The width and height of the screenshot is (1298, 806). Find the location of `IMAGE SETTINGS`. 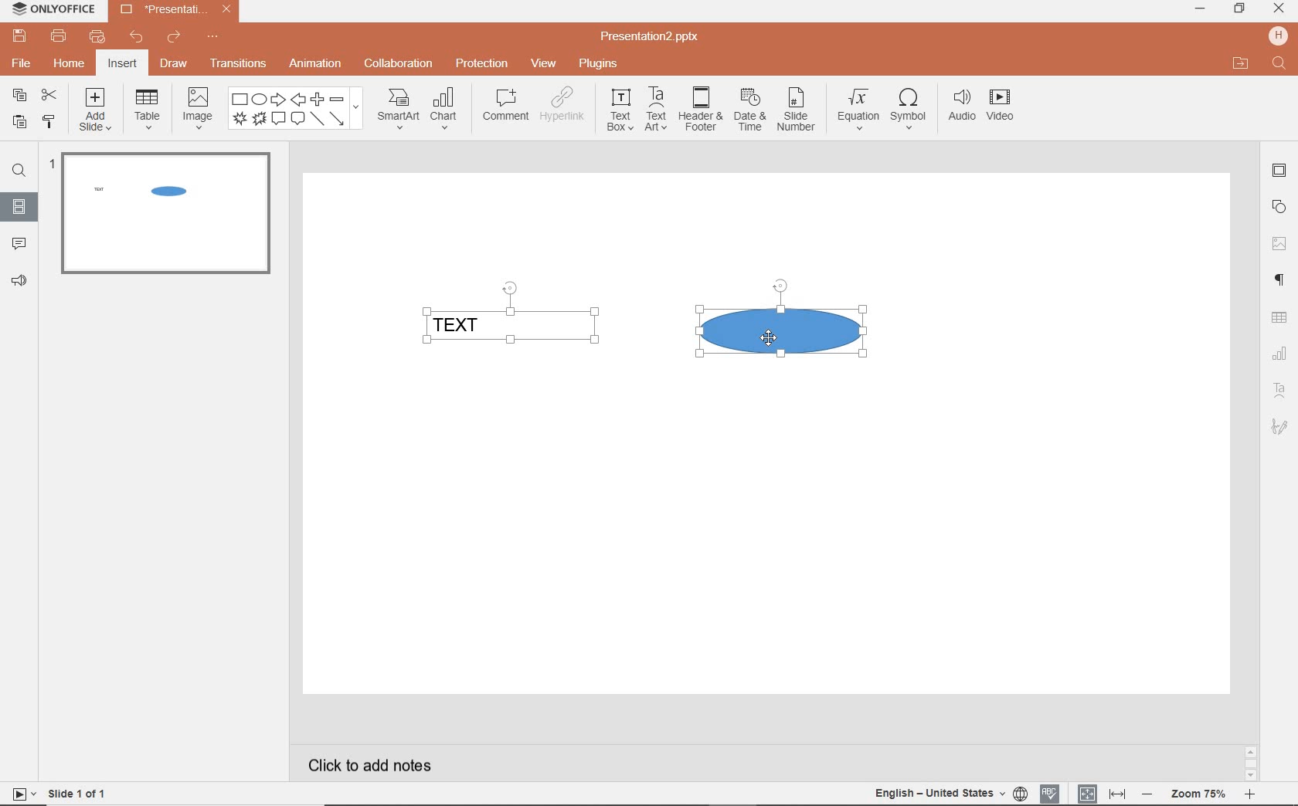

IMAGE SETTINGS is located at coordinates (1279, 243).